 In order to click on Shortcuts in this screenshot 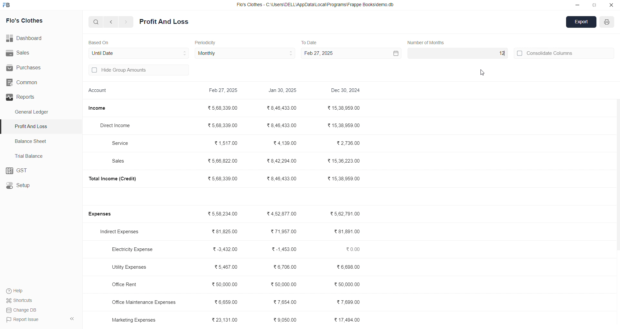, I will do `click(21, 300)`.